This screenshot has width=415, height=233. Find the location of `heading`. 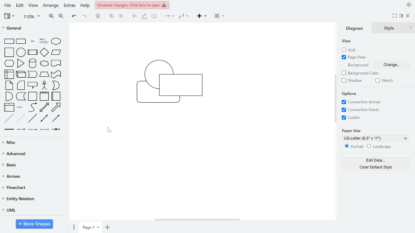

heading is located at coordinates (43, 41).